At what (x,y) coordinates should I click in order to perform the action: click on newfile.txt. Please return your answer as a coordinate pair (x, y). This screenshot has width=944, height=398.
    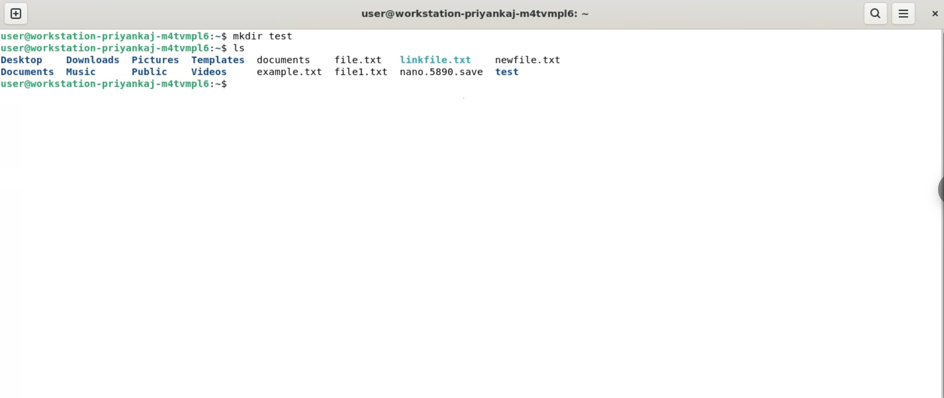
    Looking at the image, I should click on (528, 59).